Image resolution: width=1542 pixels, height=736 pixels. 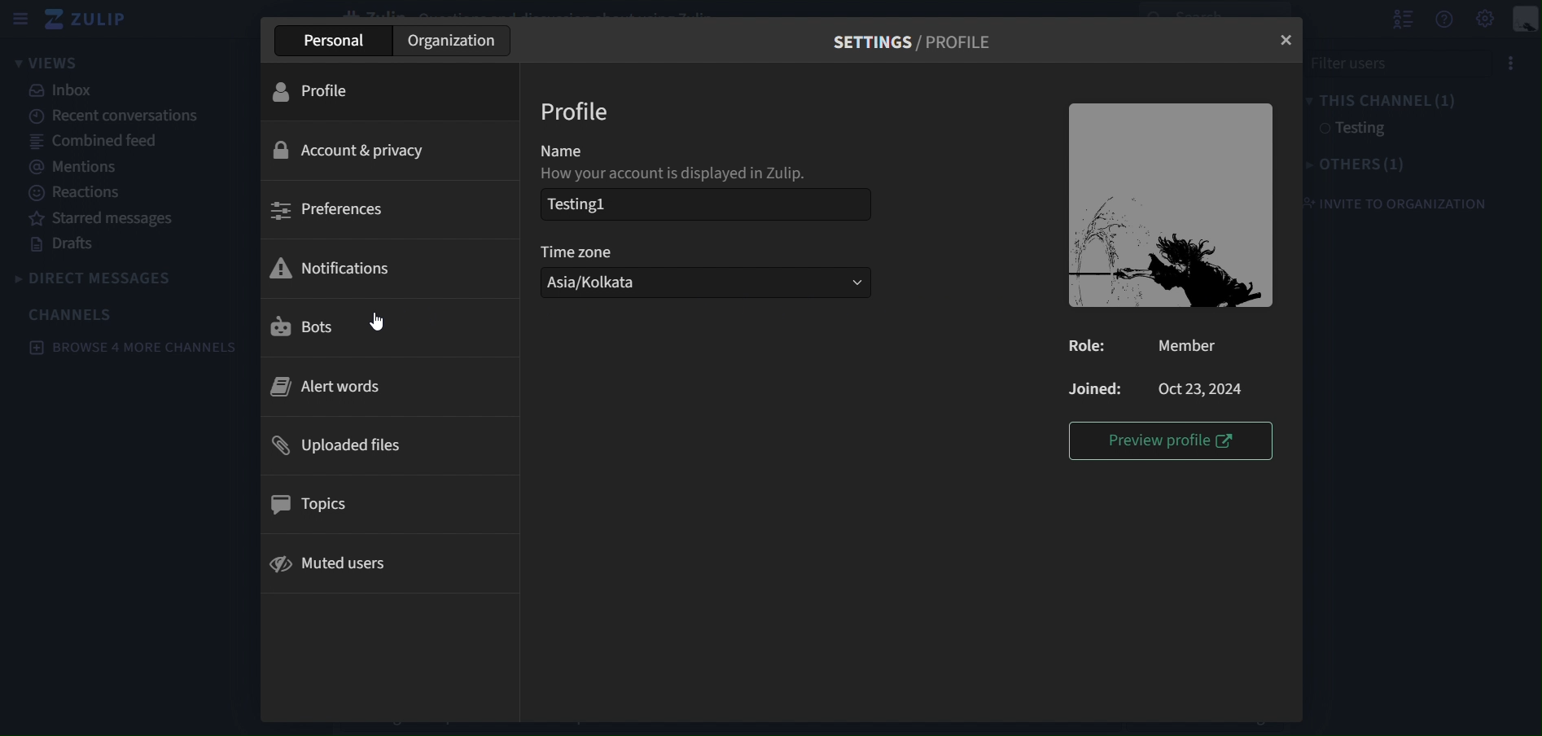 What do you see at coordinates (332, 445) in the screenshot?
I see `uploaded files` at bounding box center [332, 445].